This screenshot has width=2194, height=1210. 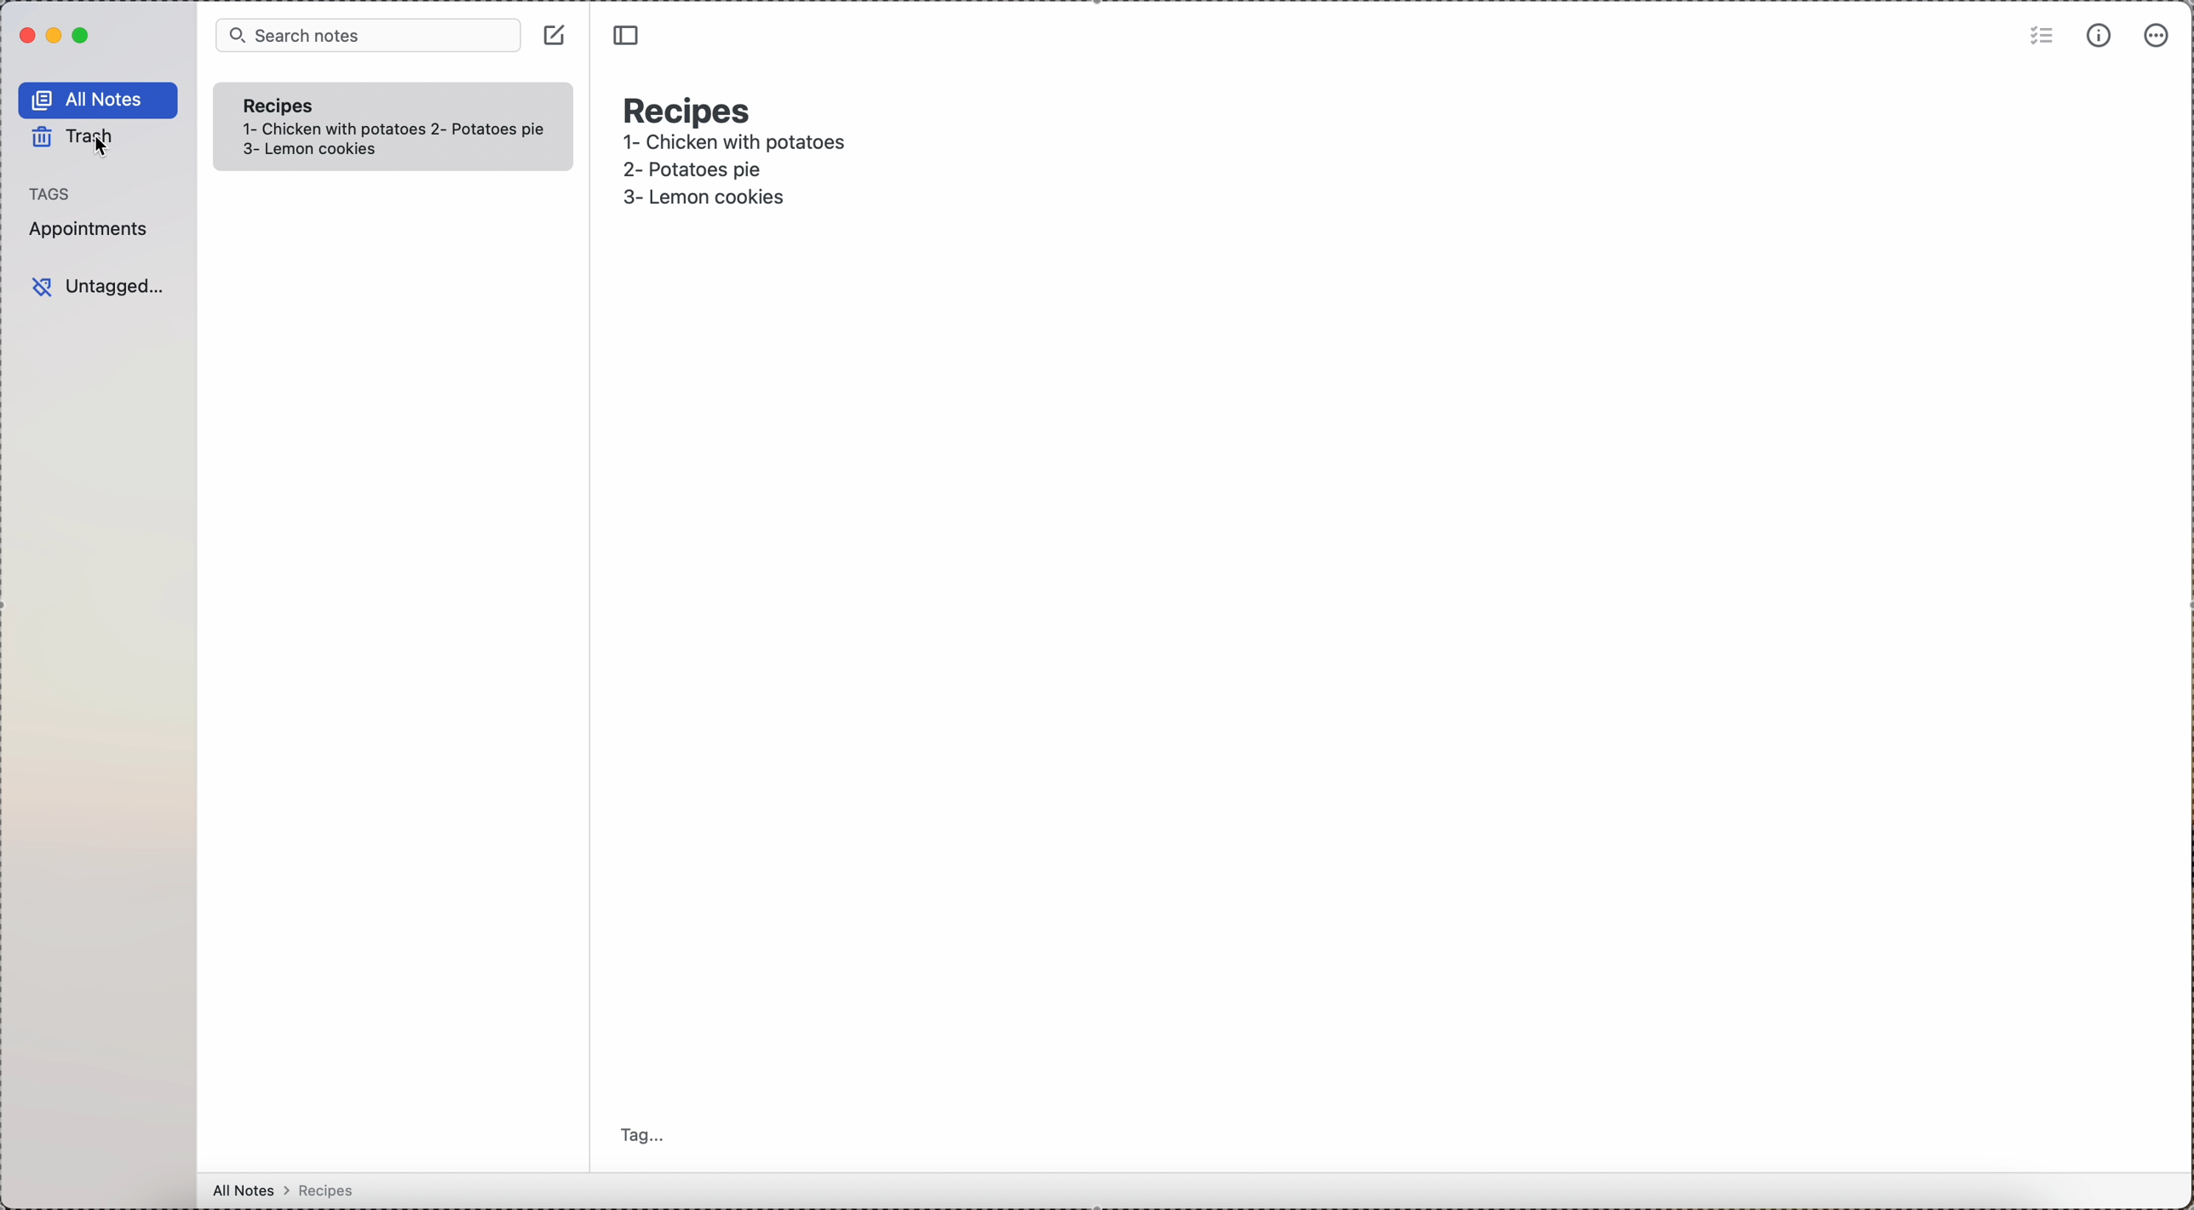 I want to click on 1-chicken with potatoes 2- Potatoes pie, so click(x=394, y=129).